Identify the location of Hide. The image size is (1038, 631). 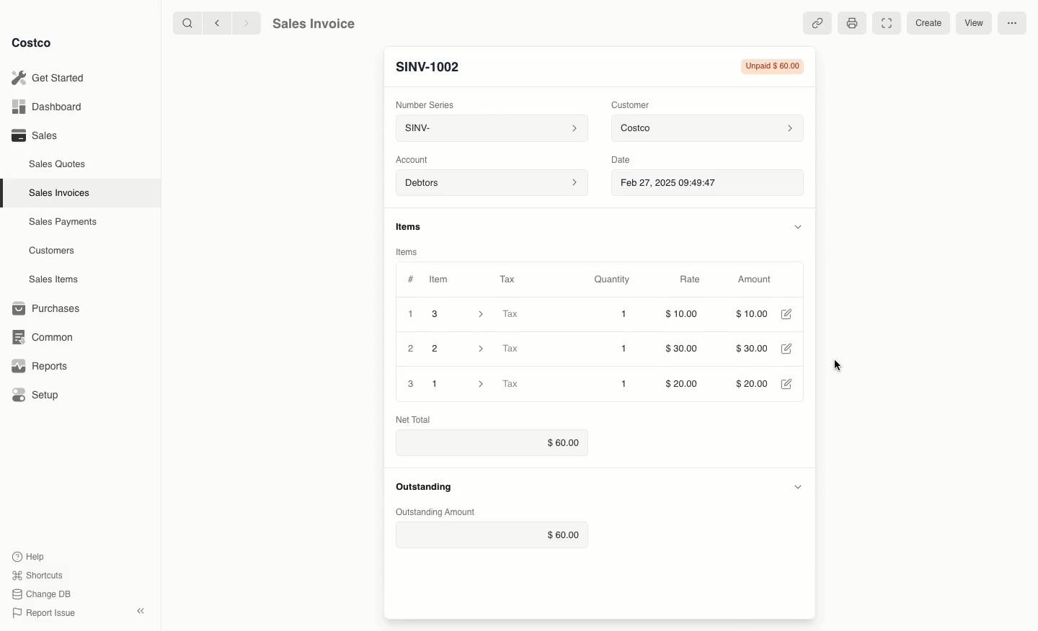
(797, 225).